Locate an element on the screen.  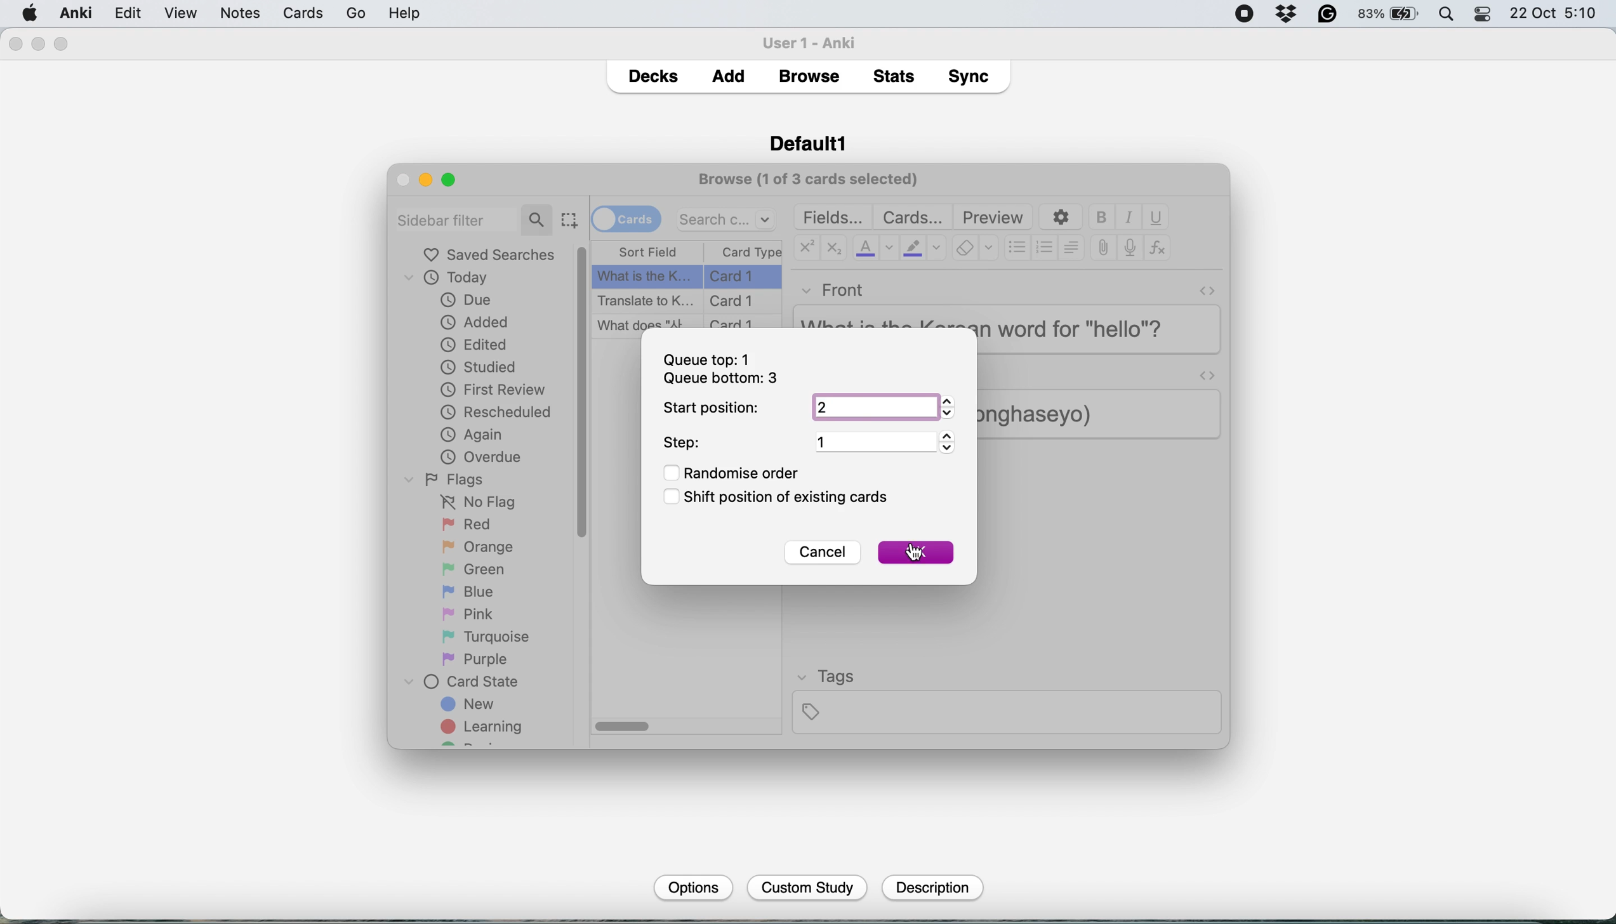
stats is located at coordinates (897, 76).